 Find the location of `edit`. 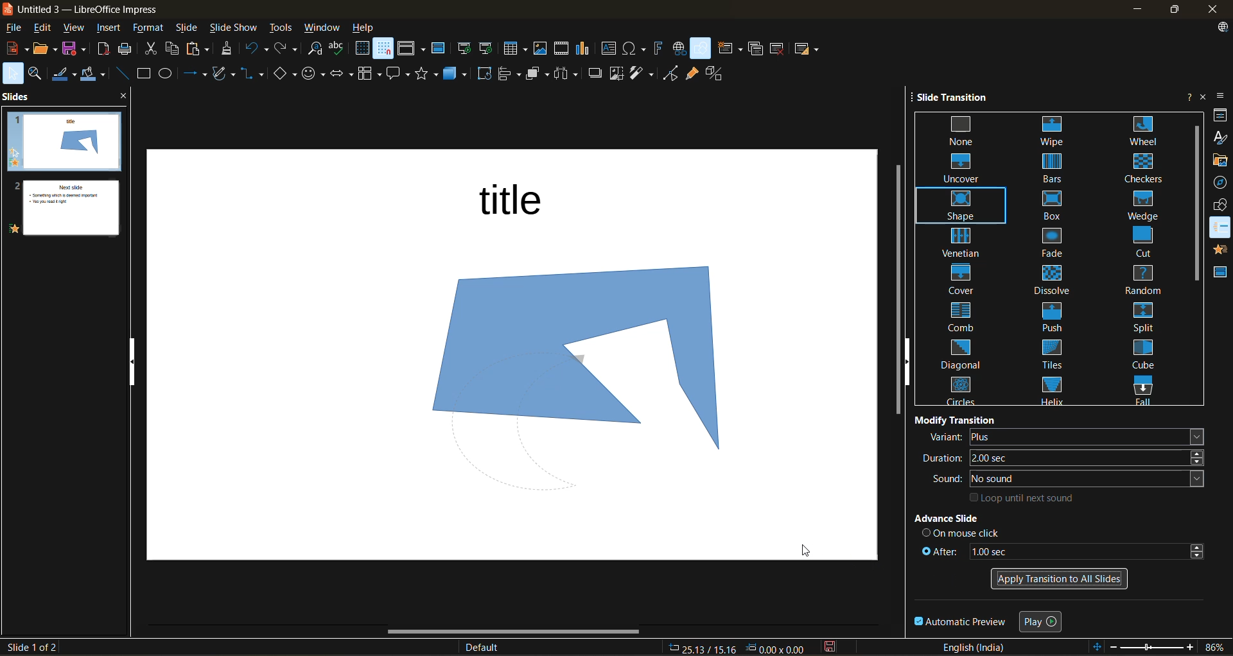

edit is located at coordinates (46, 30).